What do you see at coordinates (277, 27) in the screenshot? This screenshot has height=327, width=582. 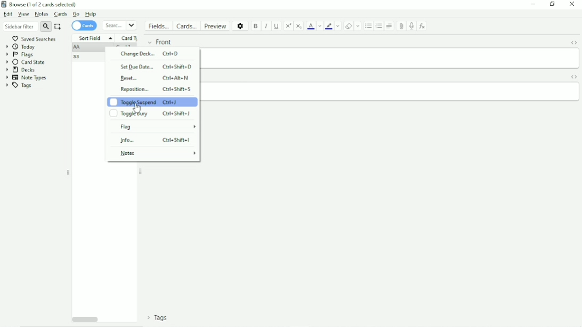 I see `Underline` at bounding box center [277, 27].